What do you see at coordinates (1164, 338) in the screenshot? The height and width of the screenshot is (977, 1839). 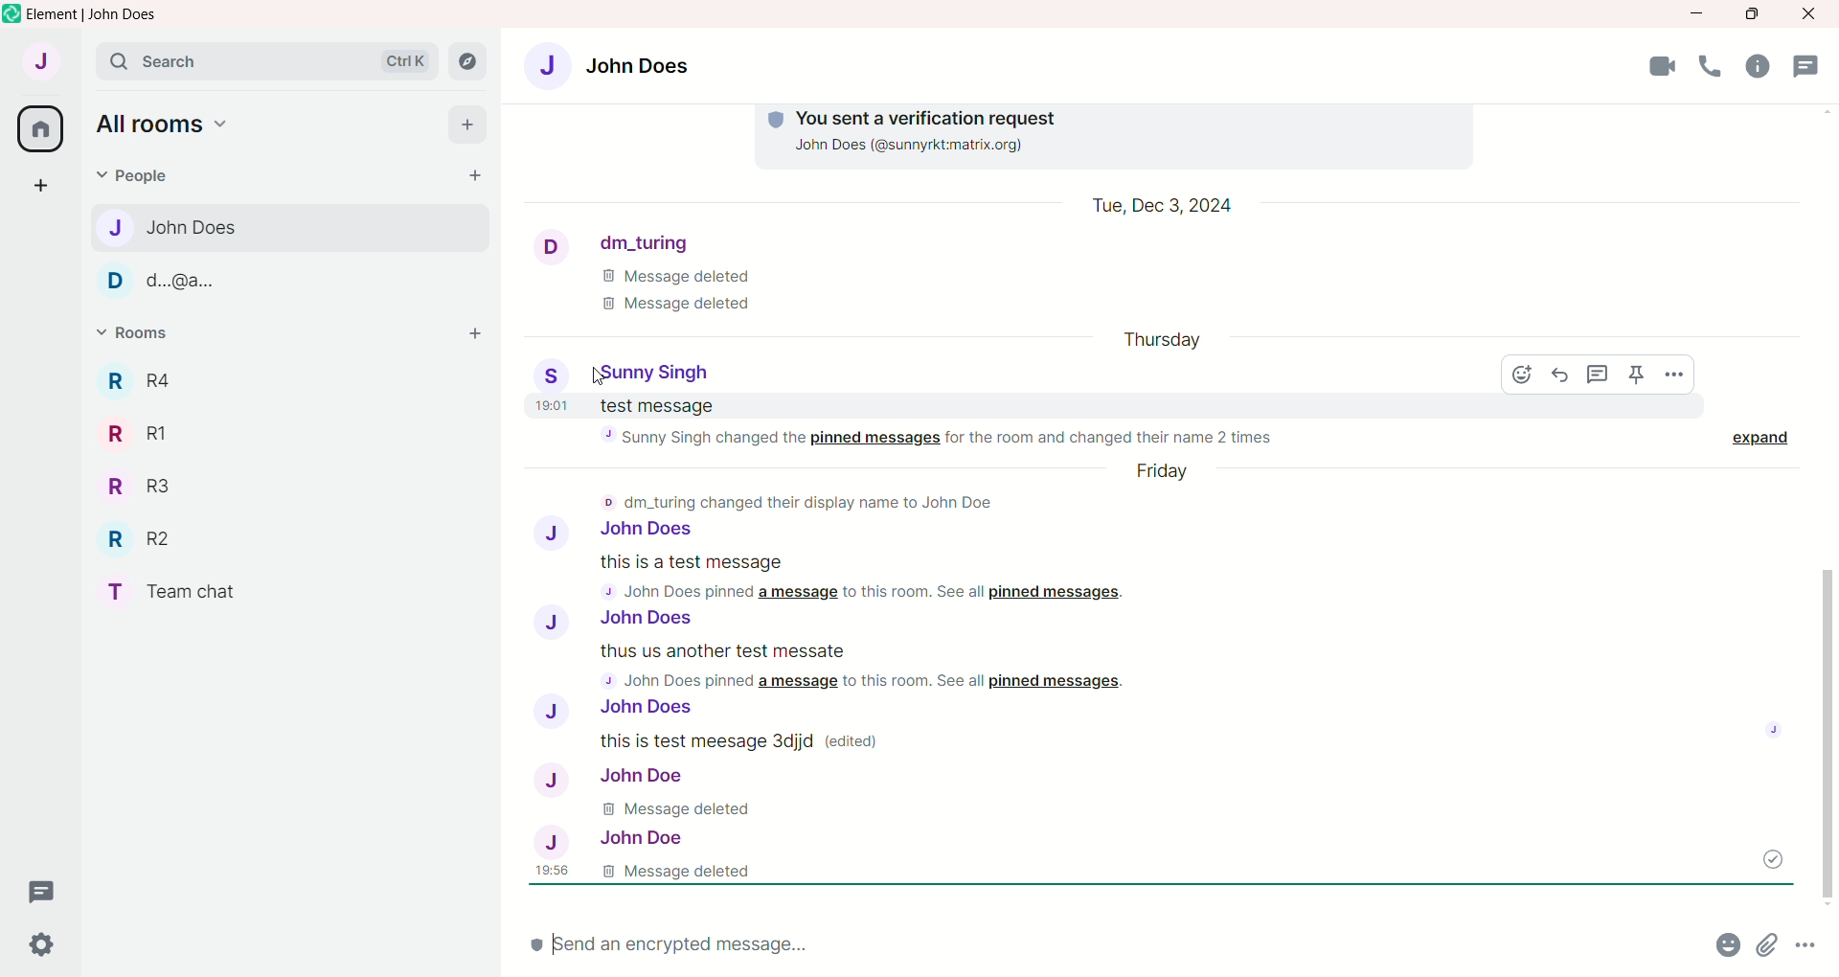 I see `day` at bounding box center [1164, 338].